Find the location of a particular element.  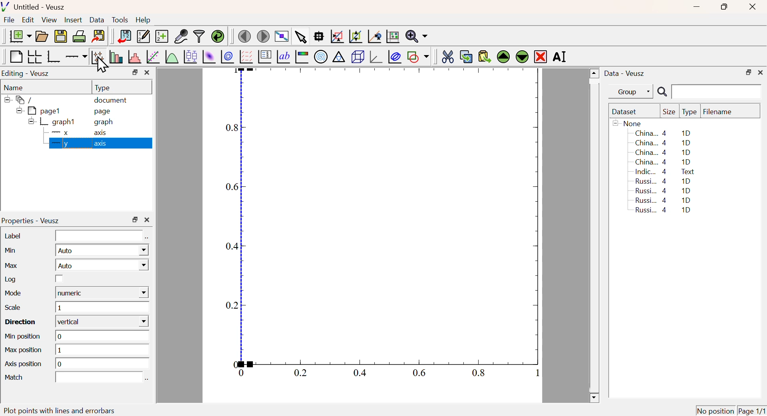

Auto is located at coordinates (102, 250).